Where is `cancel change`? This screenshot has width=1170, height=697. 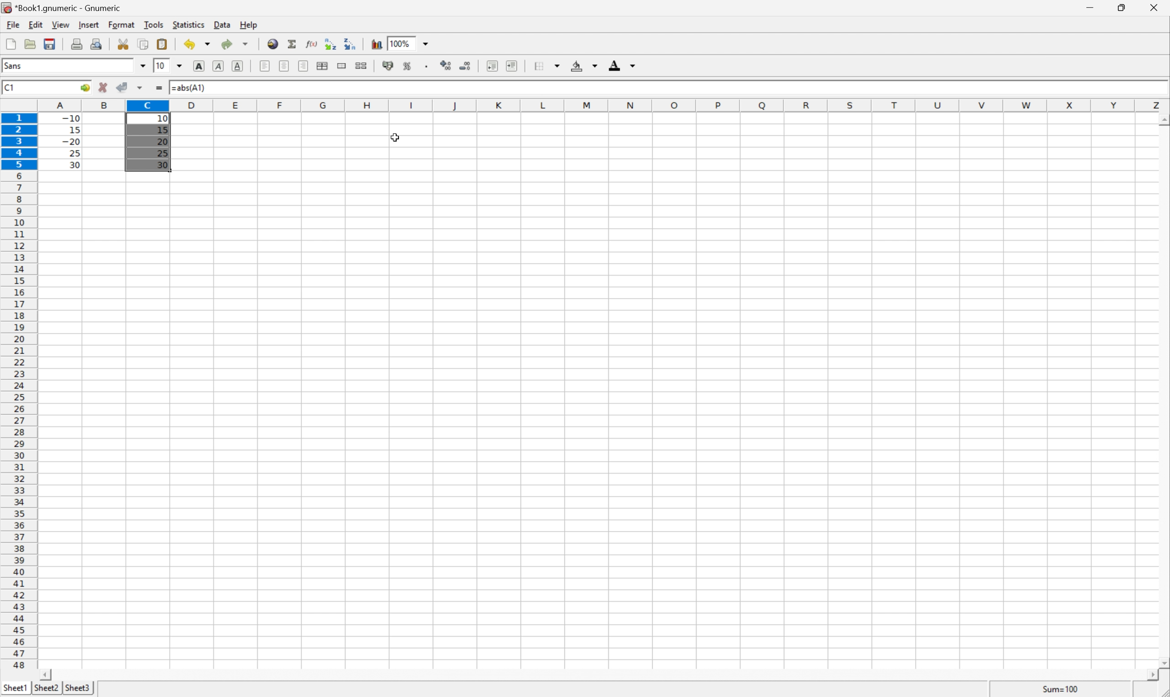 cancel change is located at coordinates (103, 90).